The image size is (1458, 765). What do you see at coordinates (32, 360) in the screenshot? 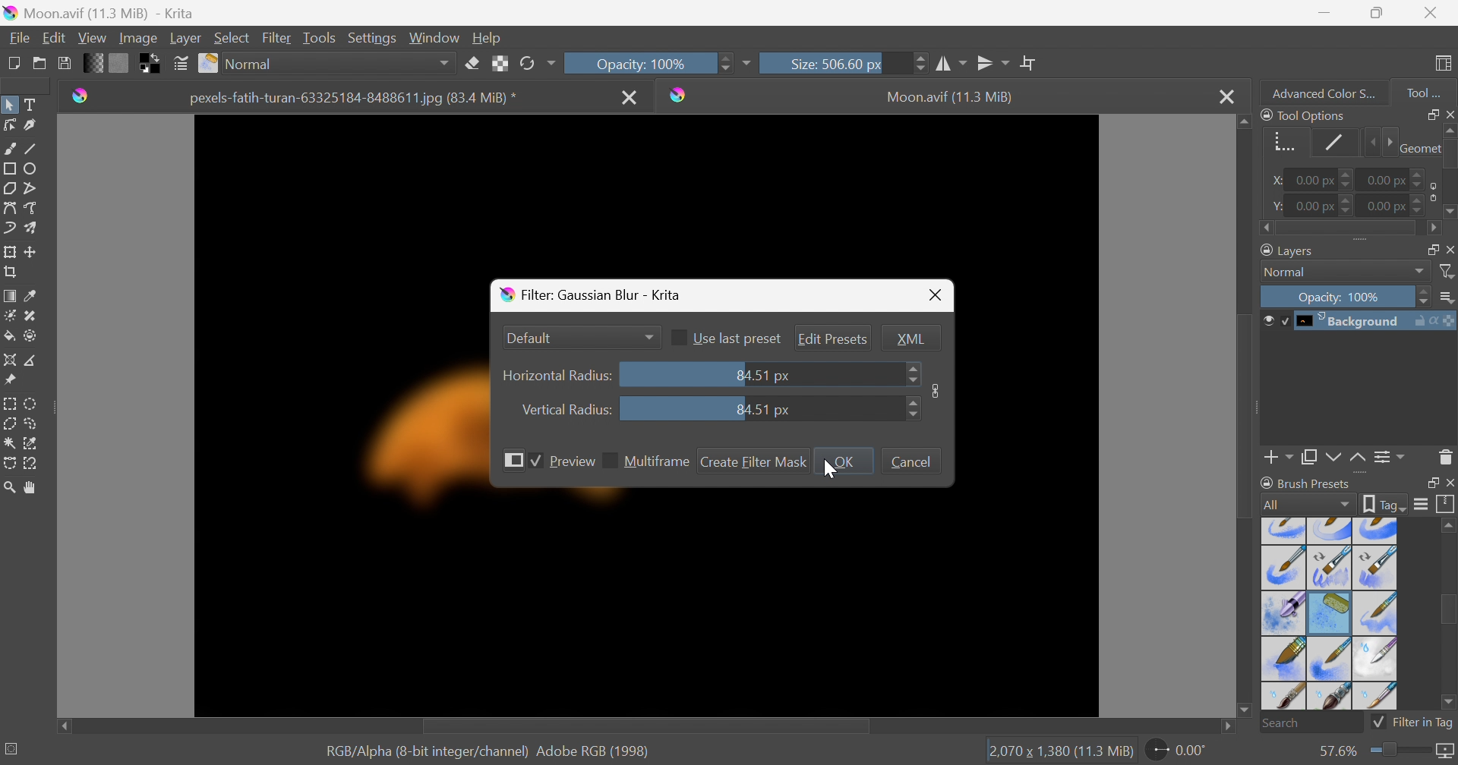
I see `Measure the distance between two points` at bounding box center [32, 360].